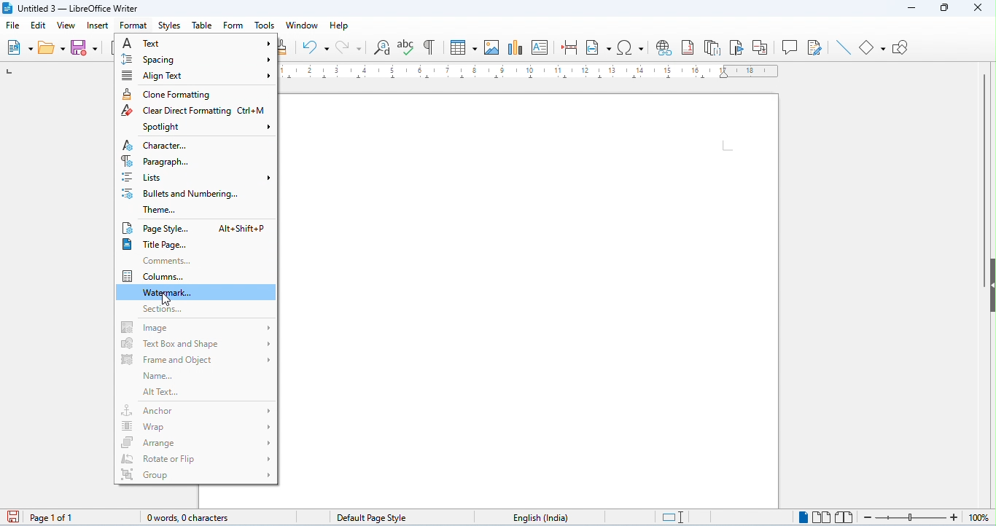 Image resolution: width=996 pixels, height=526 pixels. Describe the element at coordinates (384, 48) in the screenshot. I see `find and replace` at that location.